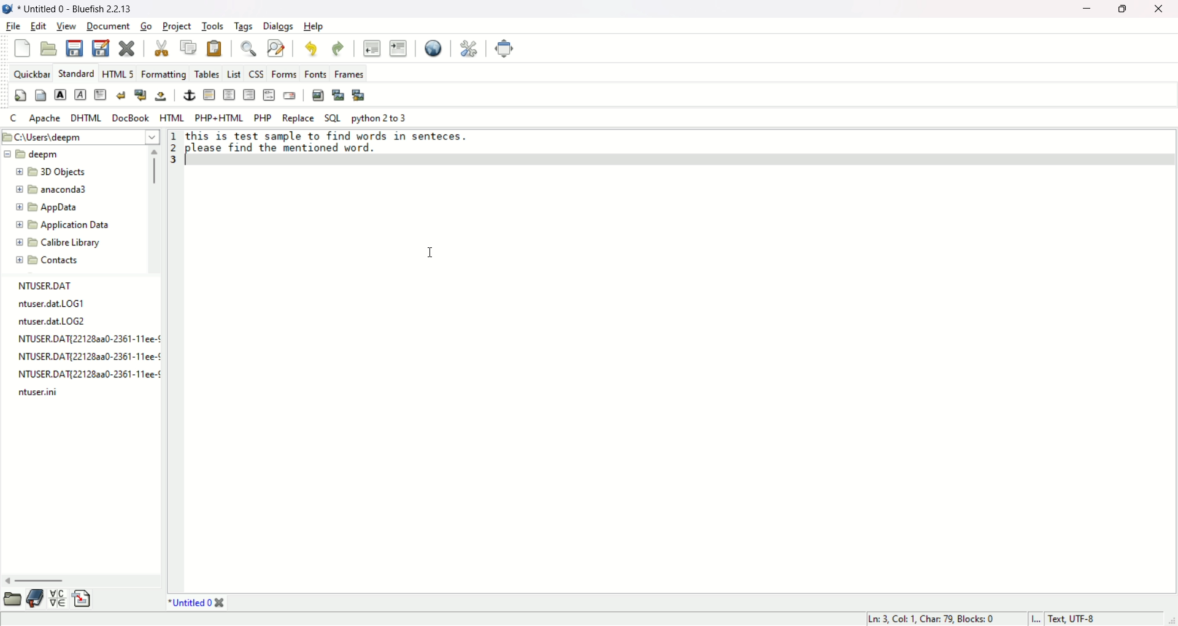 Image resolution: width=1178 pixels, height=626 pixels. What do you see at coordinates (255, 74) in the screenshot?
I see `CSS` at bounding box center [255, 74].